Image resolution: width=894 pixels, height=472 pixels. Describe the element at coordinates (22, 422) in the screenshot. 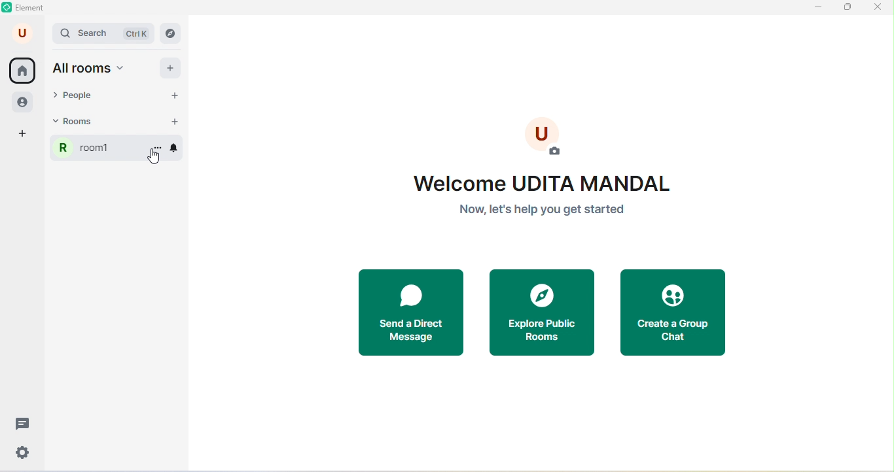

I see `threads` at that location.